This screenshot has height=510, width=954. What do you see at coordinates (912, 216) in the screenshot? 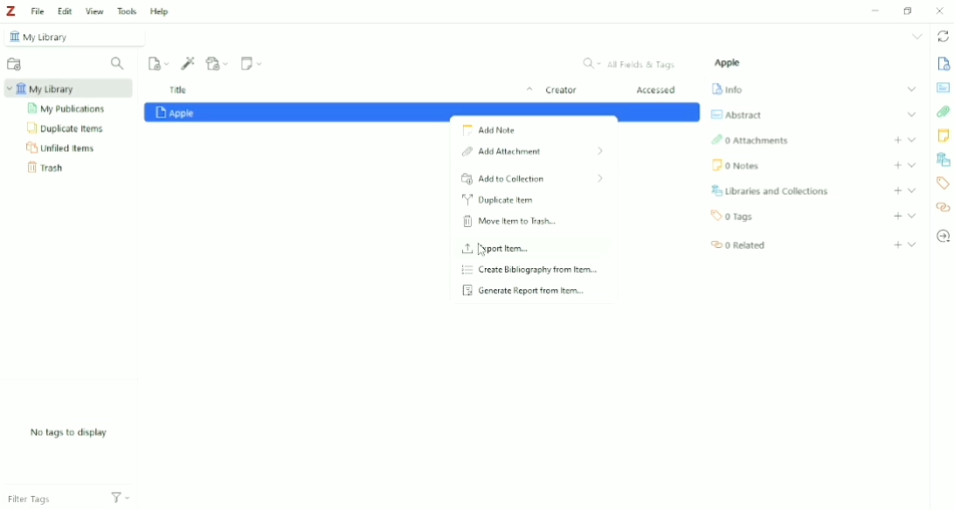
I see `Expand section` at bounding box center [912, 216].